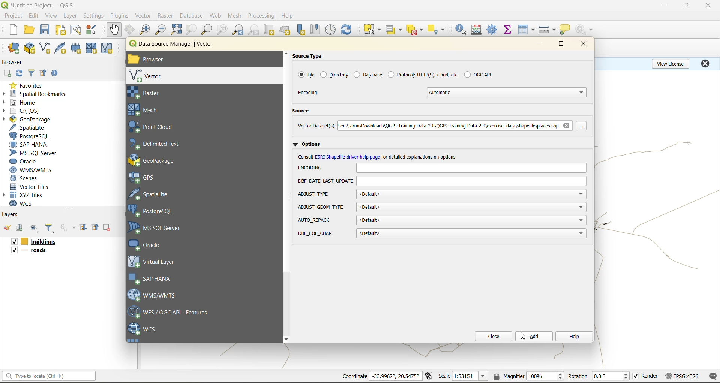 The width and height of the screenshot is (720, 383). I want to click on temporary scratch layer, so click(78, 48).